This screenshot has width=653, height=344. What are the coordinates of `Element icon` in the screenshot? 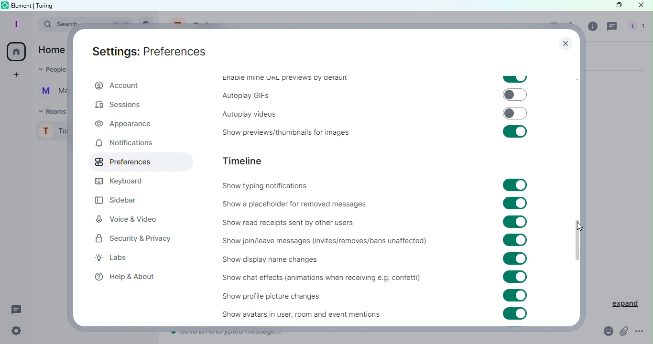 It's located at (4, 5).